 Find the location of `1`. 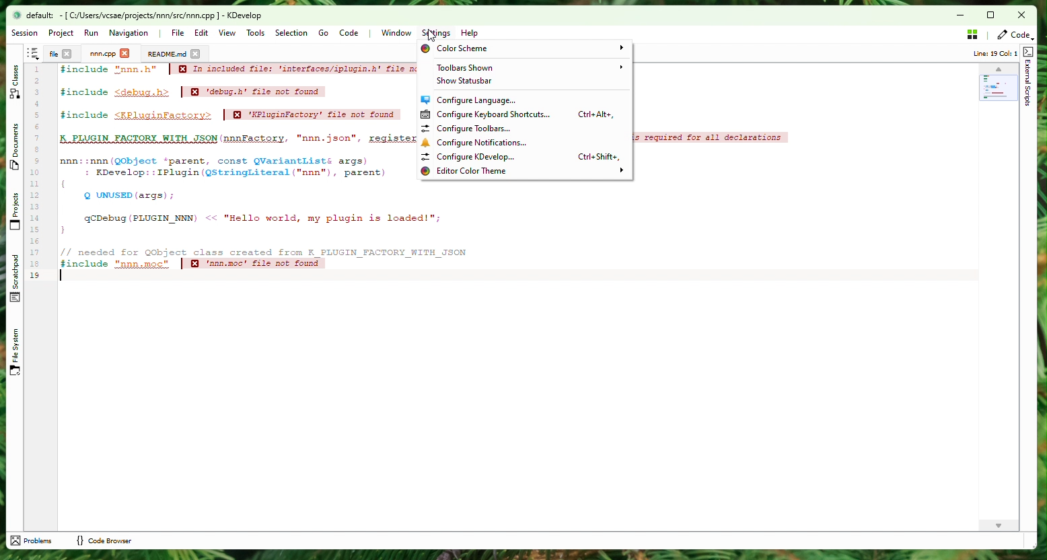

1 is located at coordinates (36, 69).